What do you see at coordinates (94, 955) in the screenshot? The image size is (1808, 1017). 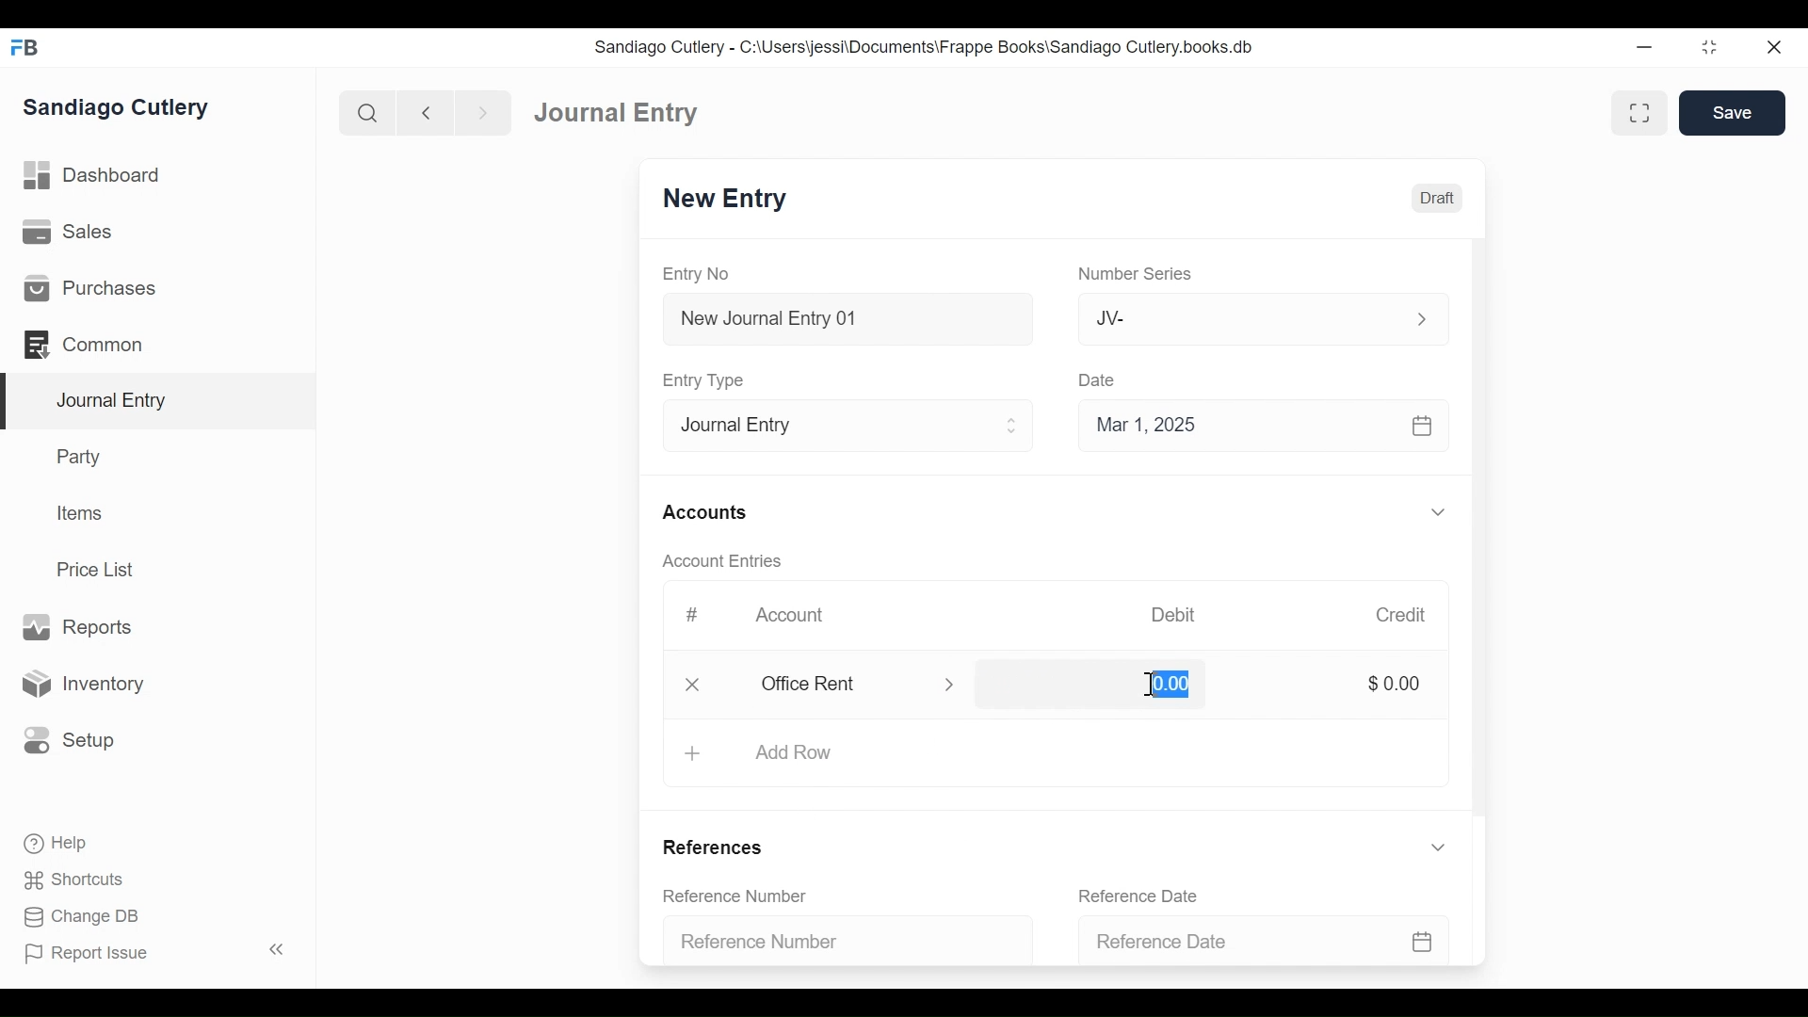 I see `Report Issue` at bounding box center [94, 955].